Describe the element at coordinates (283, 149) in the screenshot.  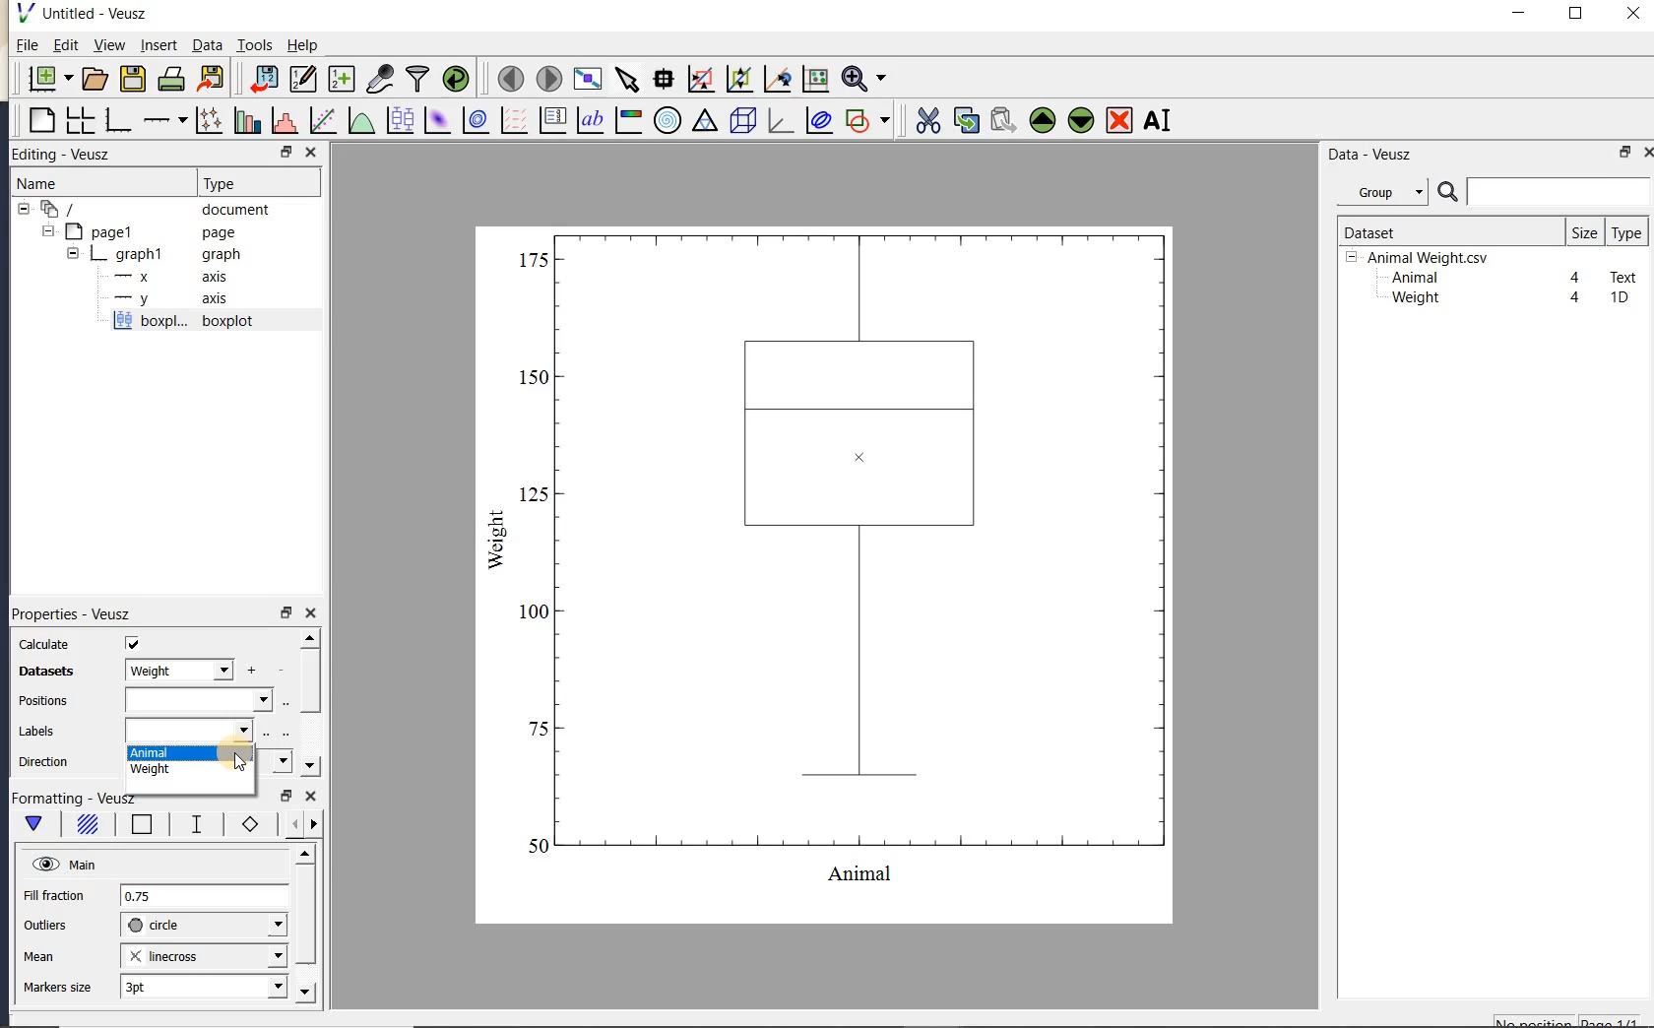
I see `RESTORE` at that location.